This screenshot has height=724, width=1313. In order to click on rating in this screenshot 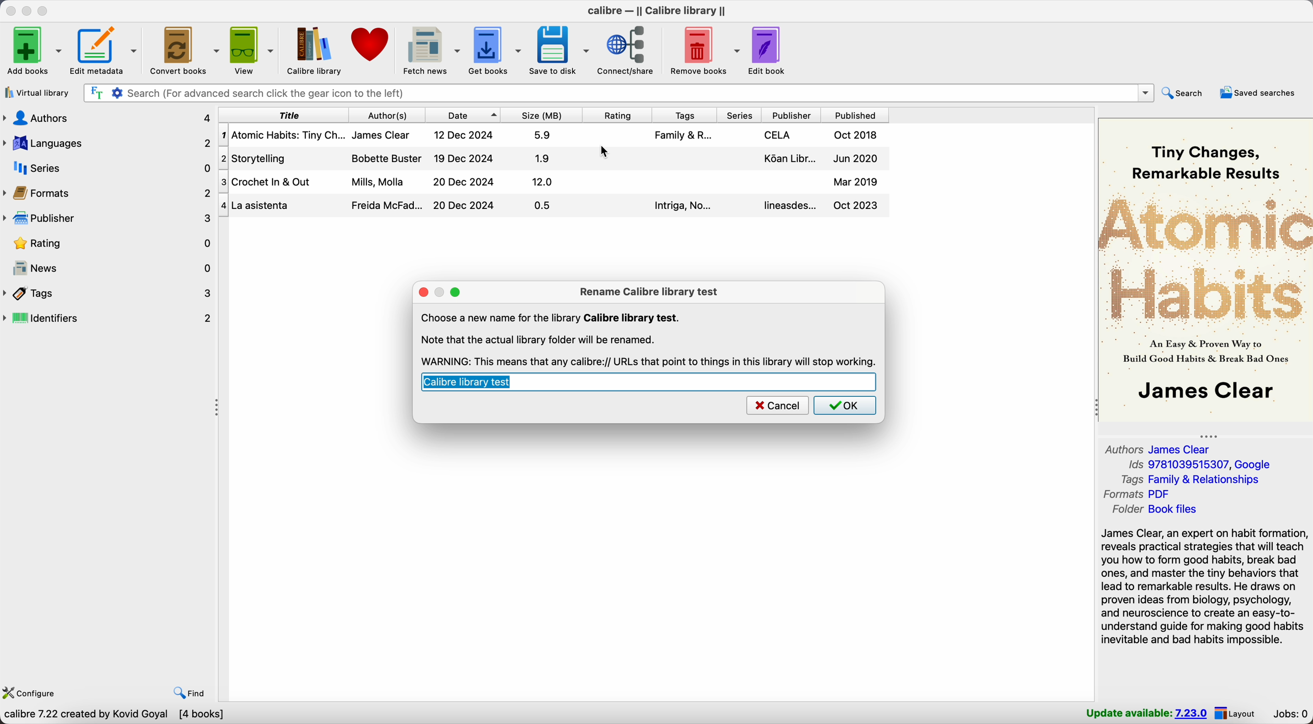, I will do `click(617, 114)`.